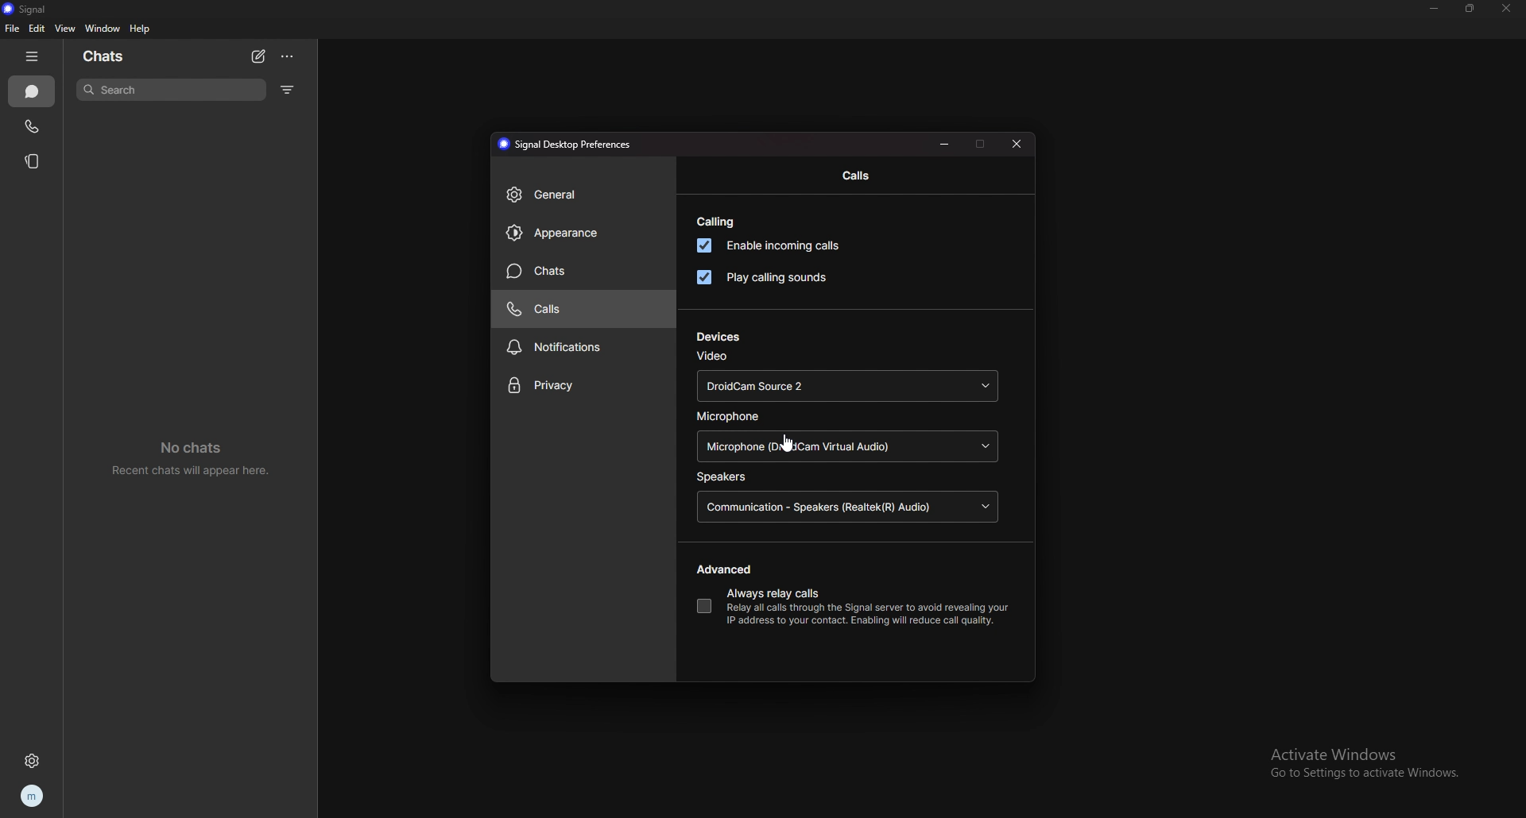 This screenshot has width=1526, height=818. Describe the element at coordinates (141, 29) in the screenshot. I see `help` at that location.